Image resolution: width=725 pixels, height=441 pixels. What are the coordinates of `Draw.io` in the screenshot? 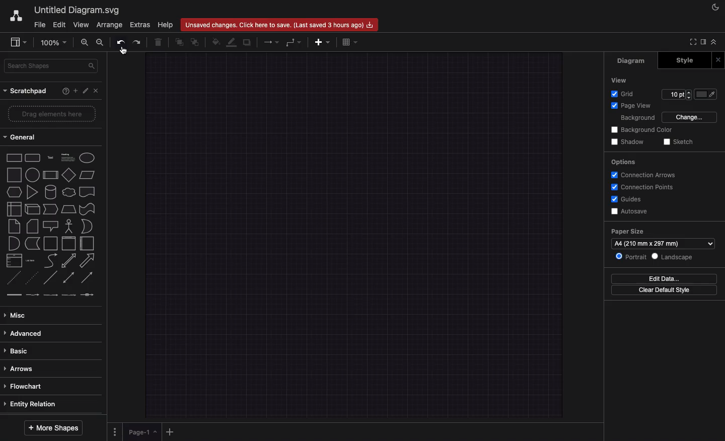 It's located at (17, 17).